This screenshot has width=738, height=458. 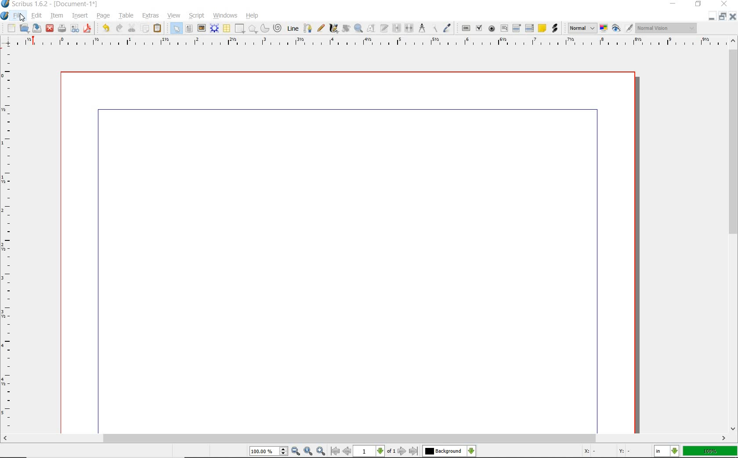 What do you see at coordinates (51, 4) in the screenshot?
I see `scribus 1.6.2 - [document-1*]` at bounding box center [51, 4].